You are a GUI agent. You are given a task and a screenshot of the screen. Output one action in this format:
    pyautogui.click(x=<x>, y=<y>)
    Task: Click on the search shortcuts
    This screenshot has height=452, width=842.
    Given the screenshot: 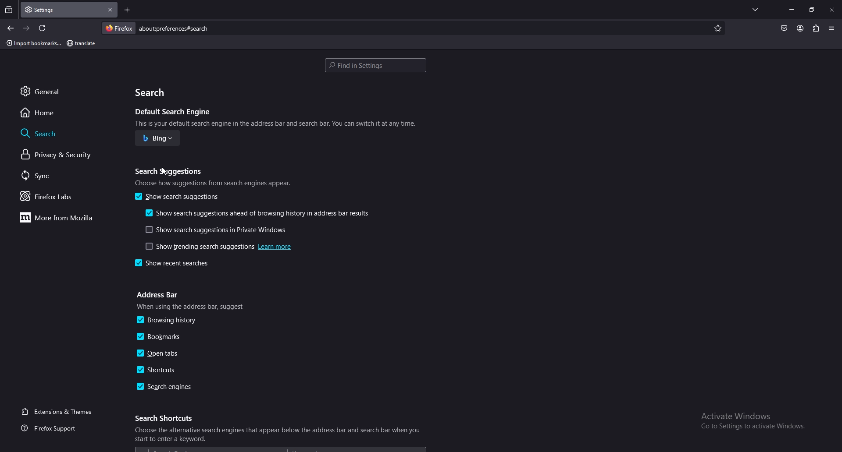 What is the action you would take?
    pyautogui.click(x=167, y=418)
    